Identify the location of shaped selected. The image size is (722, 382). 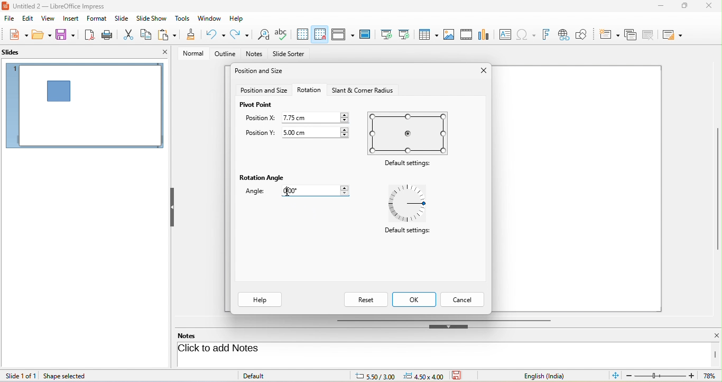
(69, 376).